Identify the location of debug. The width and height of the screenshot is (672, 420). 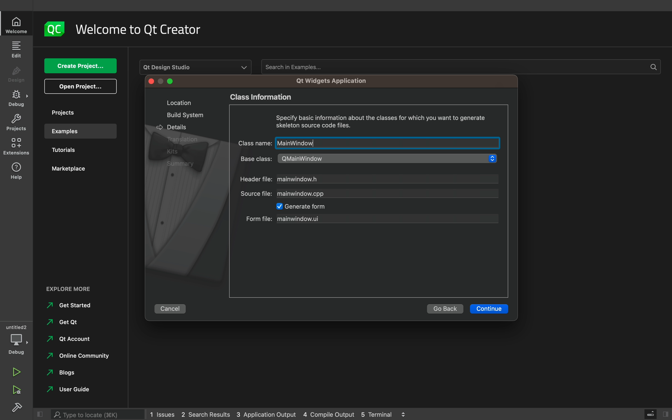
(18, 337).